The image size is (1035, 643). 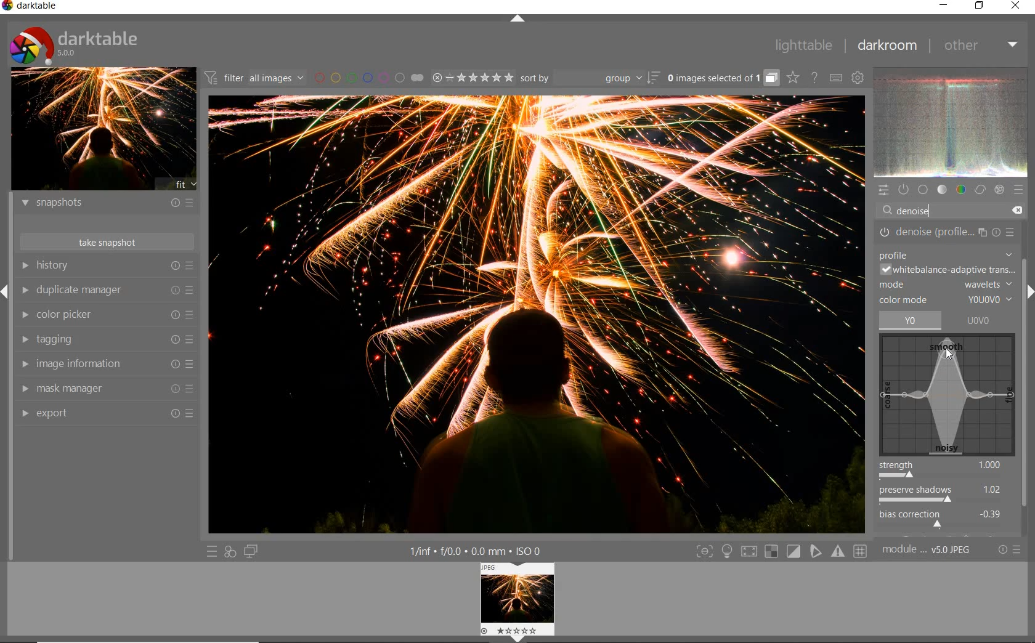 I want to click on snapshots, so click(x=106, y=203).